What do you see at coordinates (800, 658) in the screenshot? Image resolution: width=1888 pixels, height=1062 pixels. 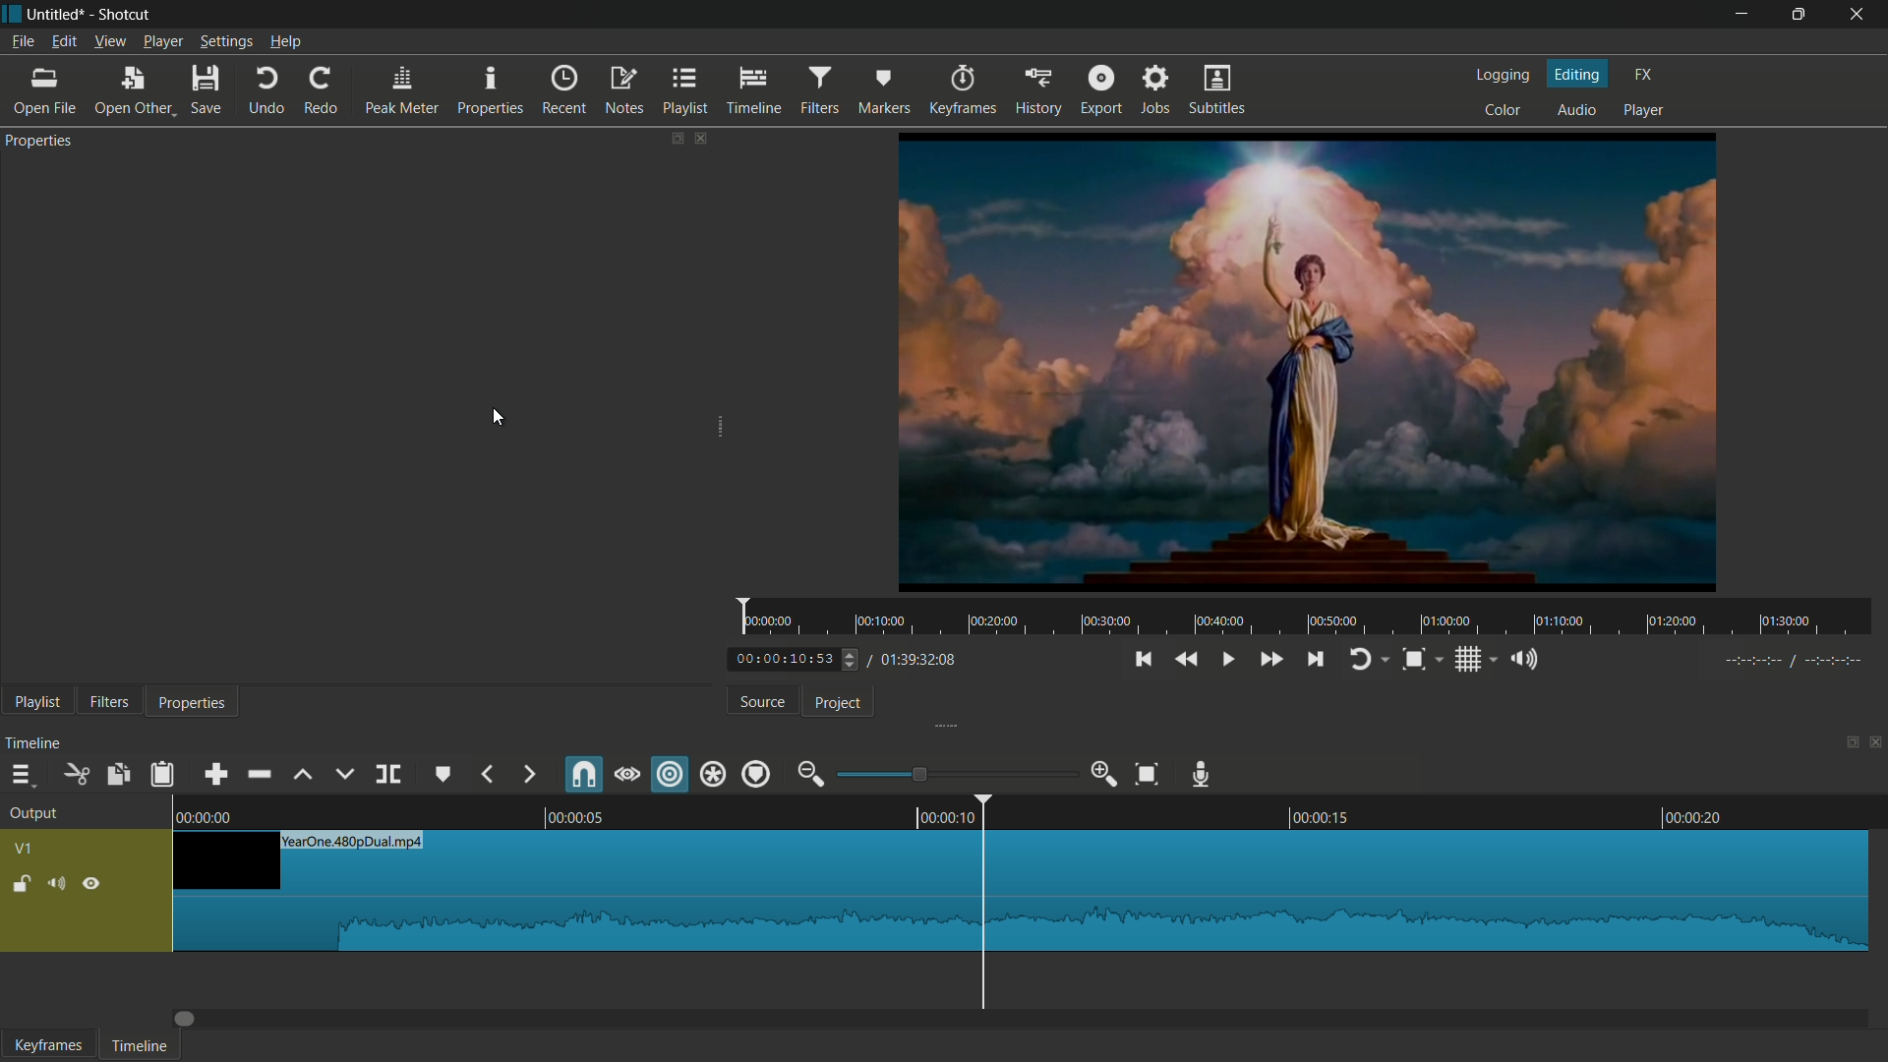 I see `current time` at bounding box center [800, 658].